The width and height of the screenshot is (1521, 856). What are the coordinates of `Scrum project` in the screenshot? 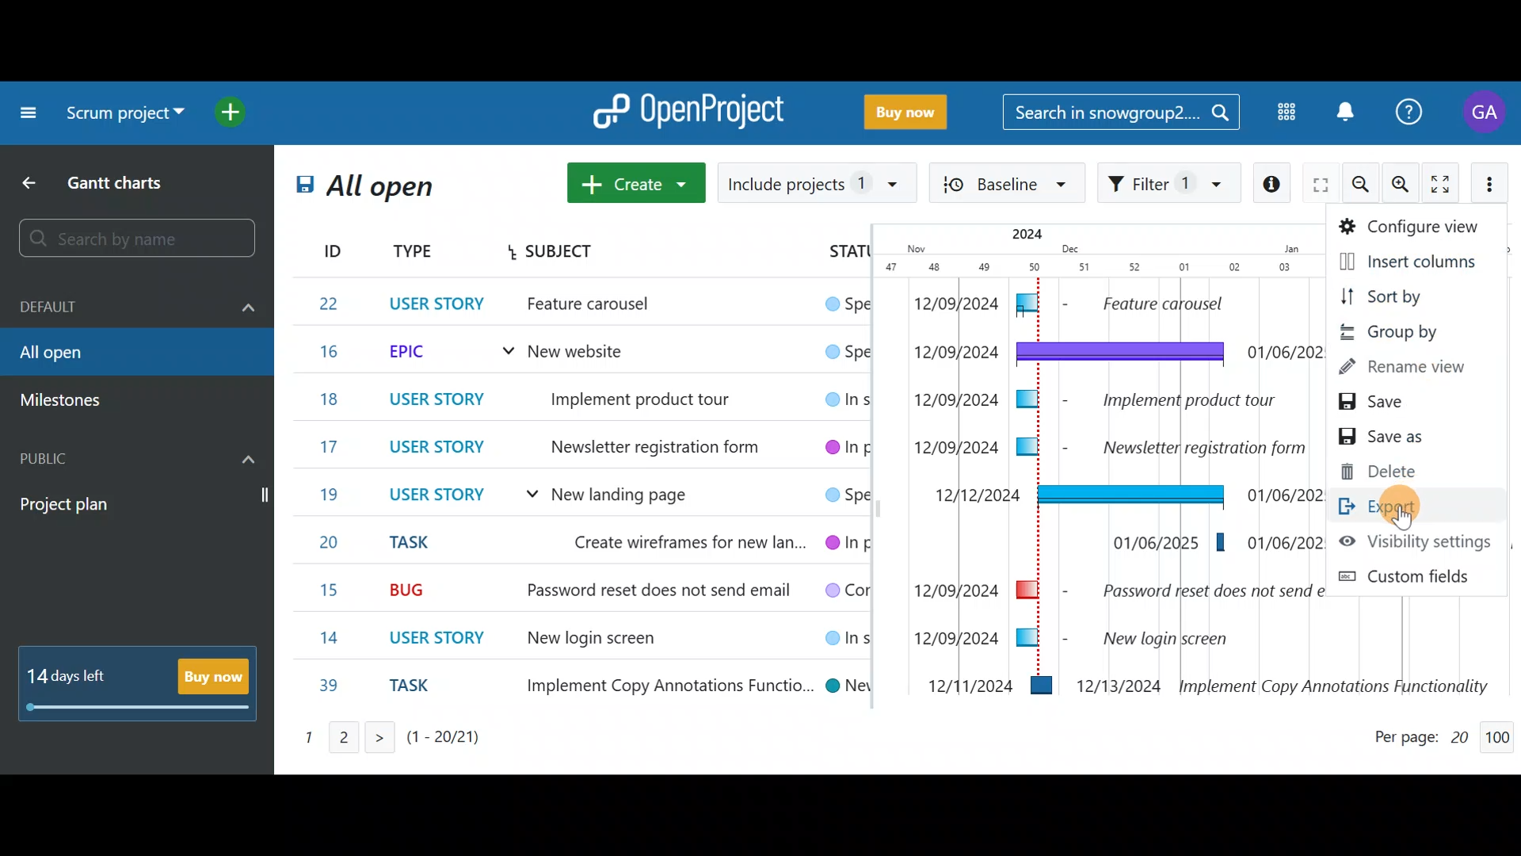 It's located at (124, 113).